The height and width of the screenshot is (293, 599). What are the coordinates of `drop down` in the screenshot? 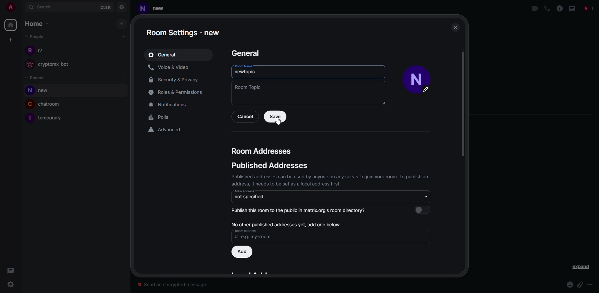 It's located at (424, 196).